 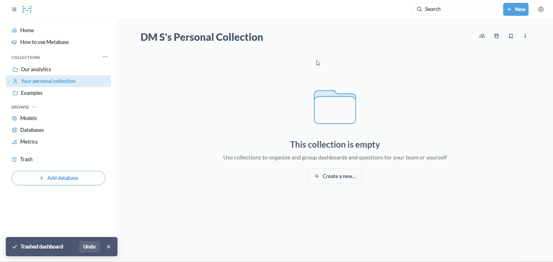 I want to click on SHOW SIDEBAR , so click(x=14, y=8).